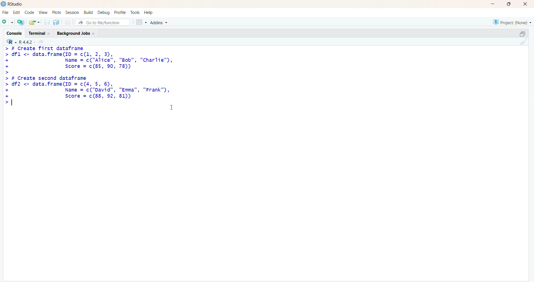  What do you see at coordinates (103, 23) in the screenshot?
I see ` Go to file/function` at bounding box center [103, 23].